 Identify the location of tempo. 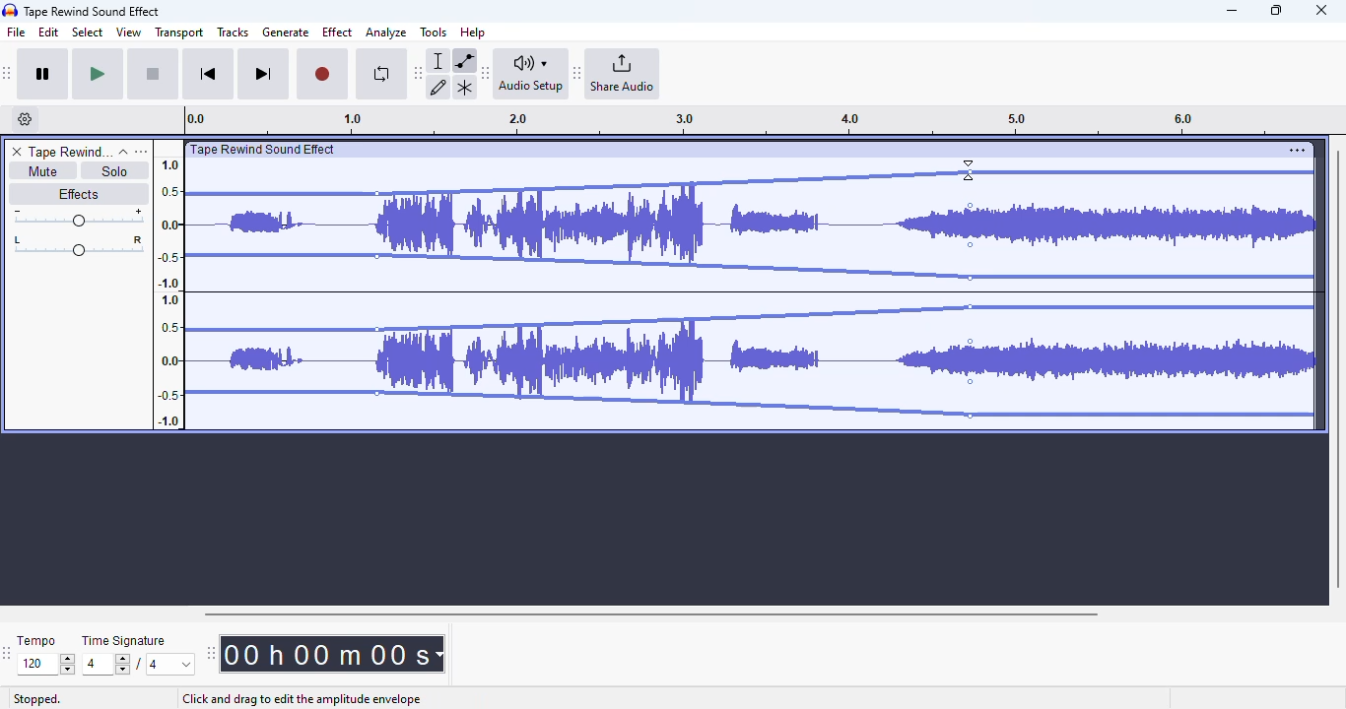
(36, 640).